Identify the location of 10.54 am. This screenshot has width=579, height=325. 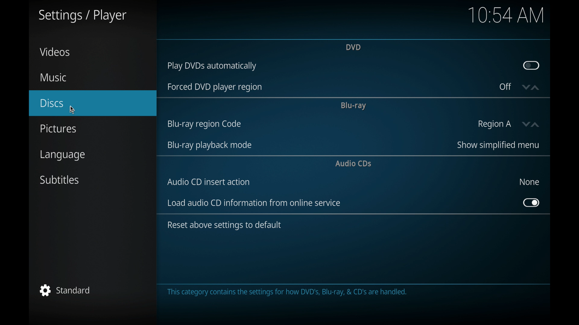
(506, 14).